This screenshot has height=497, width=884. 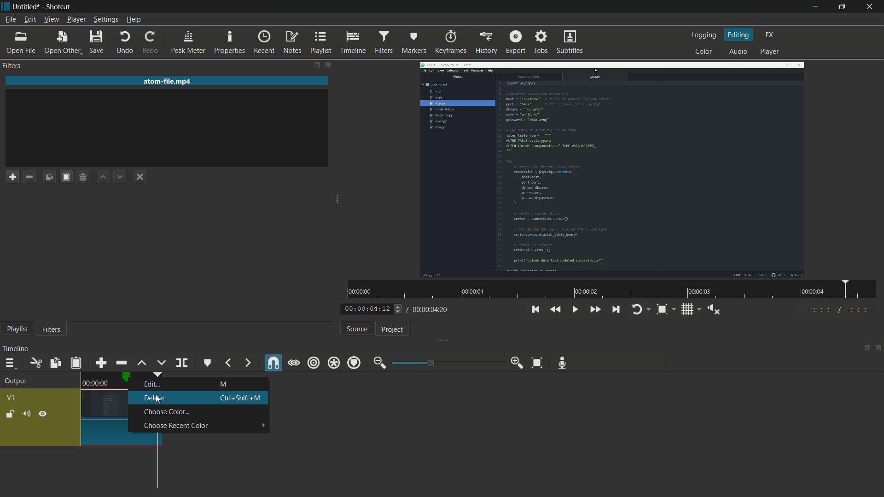 I want to click on skip to the next point, so click(x=616, y=309).